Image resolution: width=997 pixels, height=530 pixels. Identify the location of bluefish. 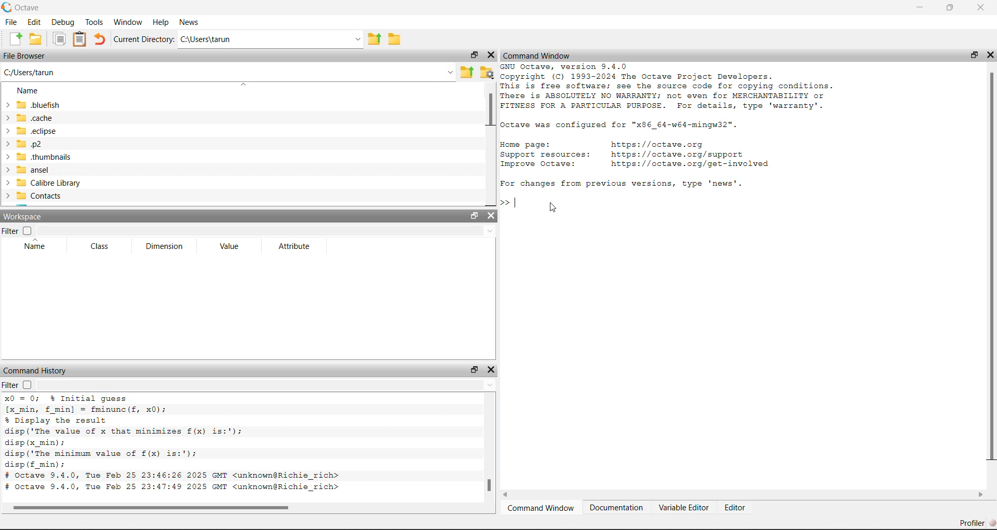
(34, 105).